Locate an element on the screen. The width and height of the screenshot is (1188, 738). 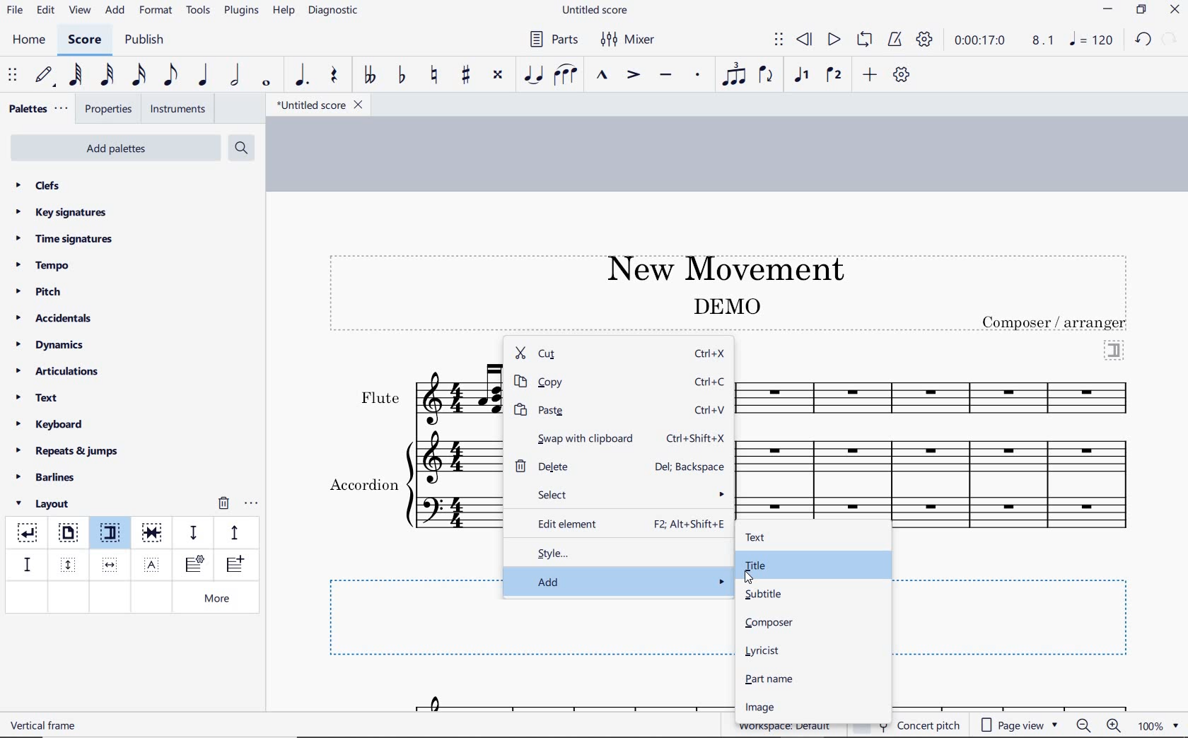
keyboard is located at coordinates (50, 424).